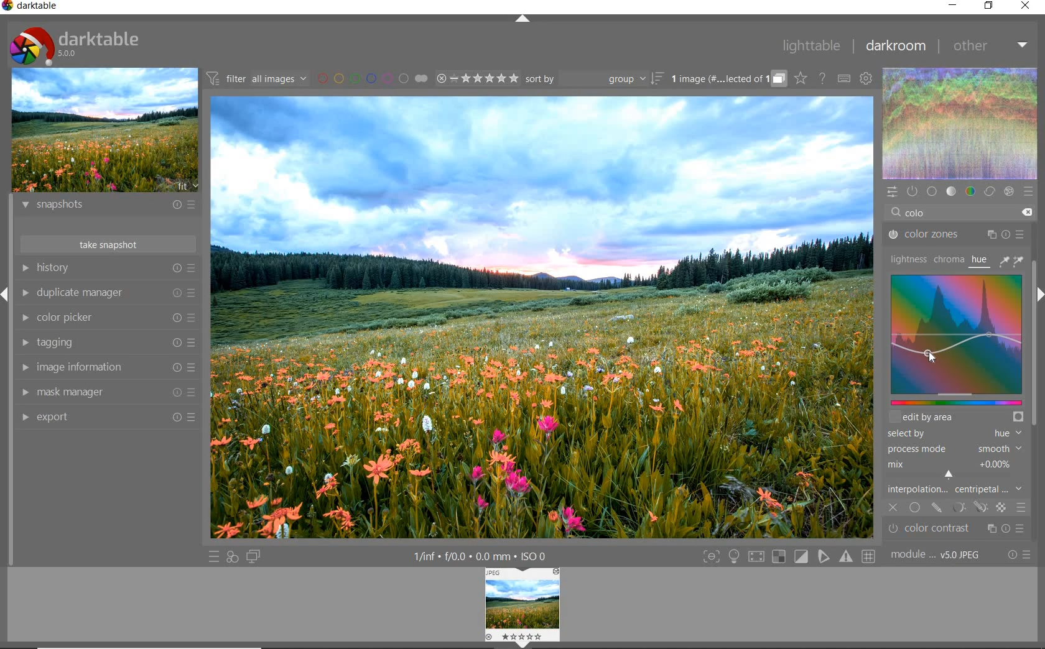  I want to click on filter images by color labels, so click(371, 78).